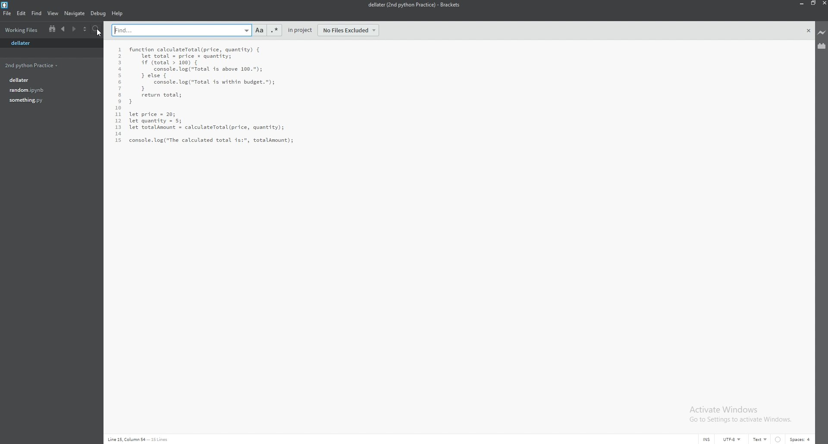 This screenshot has height=444, width=828. What do you see at coordinates (85, 30) in the screenshot?
I see `select` at bounding box center [85, 30].